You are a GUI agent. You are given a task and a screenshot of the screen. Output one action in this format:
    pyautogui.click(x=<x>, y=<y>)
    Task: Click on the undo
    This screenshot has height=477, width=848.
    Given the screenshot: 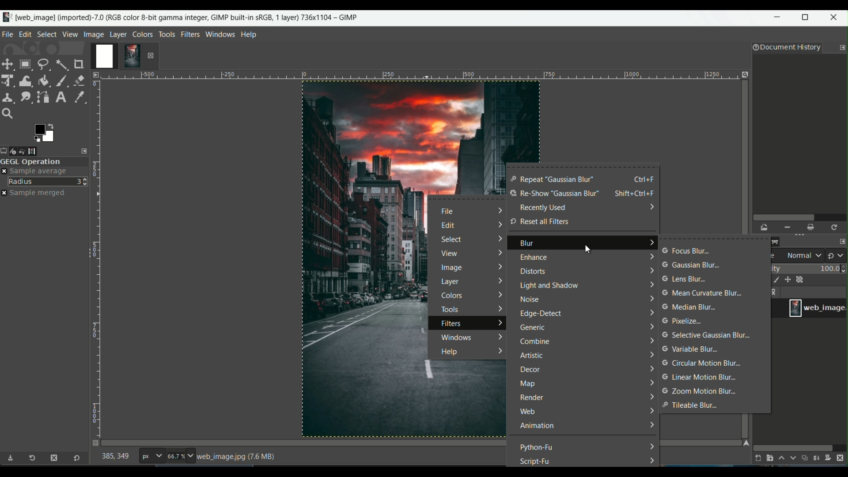 What is the action you would take?
    pyautogui.click(x=27, y=151)
    